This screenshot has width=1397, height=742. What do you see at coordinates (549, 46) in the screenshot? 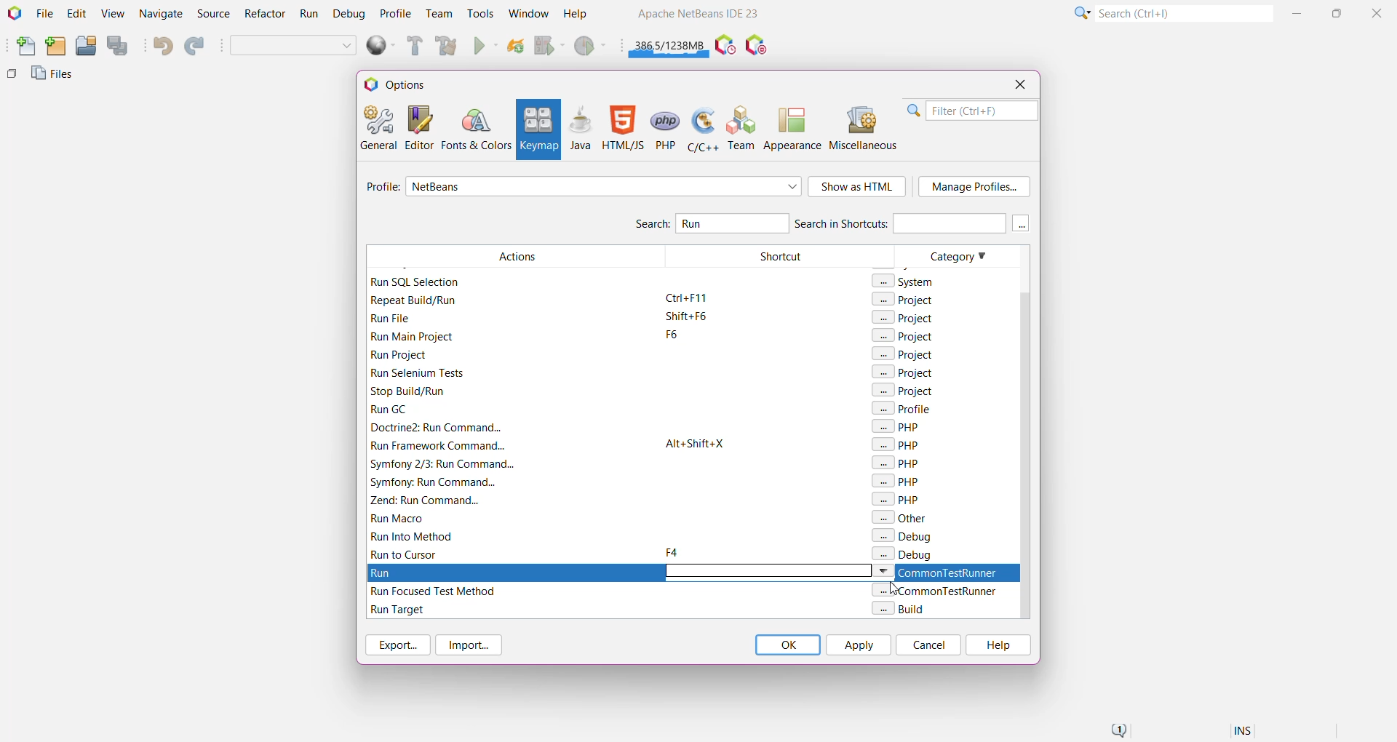
I see `Debug Main Project` at bounding box center [549, 46].